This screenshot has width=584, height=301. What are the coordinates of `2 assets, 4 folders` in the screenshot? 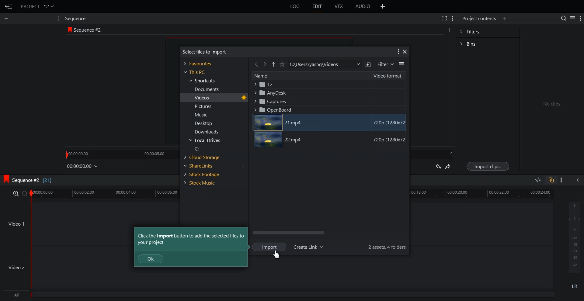 It's located at (388, 247).